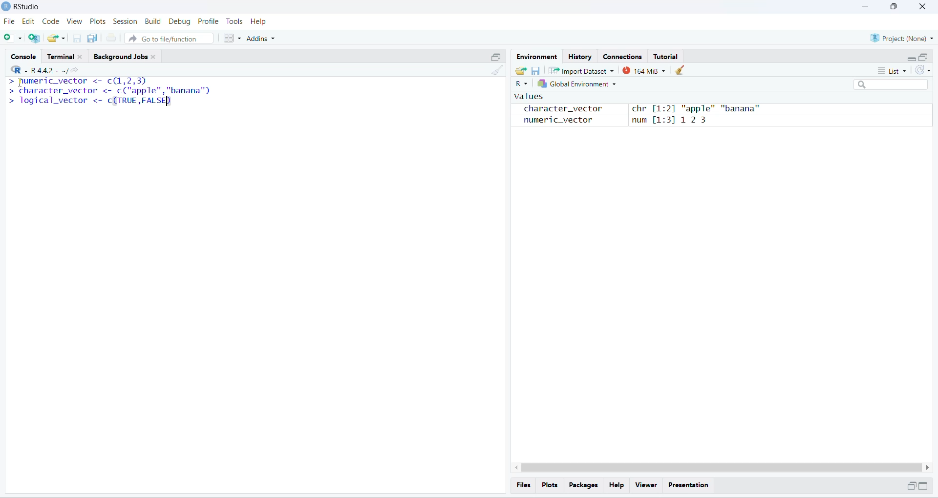 This screenshot has height=498, width=938. What do you see at coordinates (644, 71) in the screenshot?
I see `163 MB` at bounding box center [644, 71].